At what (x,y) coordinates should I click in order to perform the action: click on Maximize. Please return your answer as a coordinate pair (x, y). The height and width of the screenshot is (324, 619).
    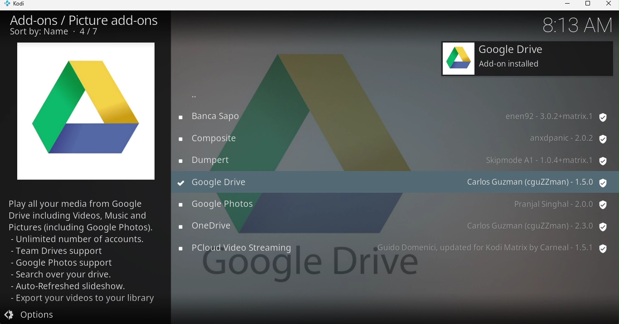
    Looking at the image, I should click on (586, 5).